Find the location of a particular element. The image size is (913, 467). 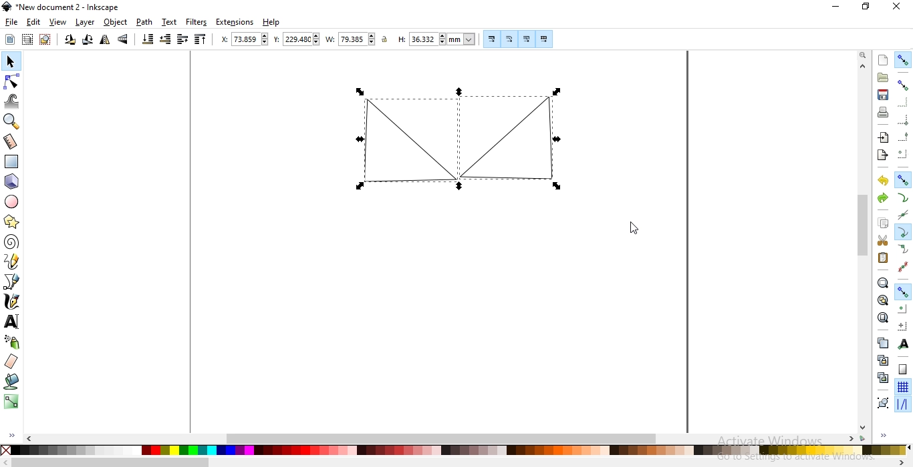

object image is located at coordinates (398, 139).